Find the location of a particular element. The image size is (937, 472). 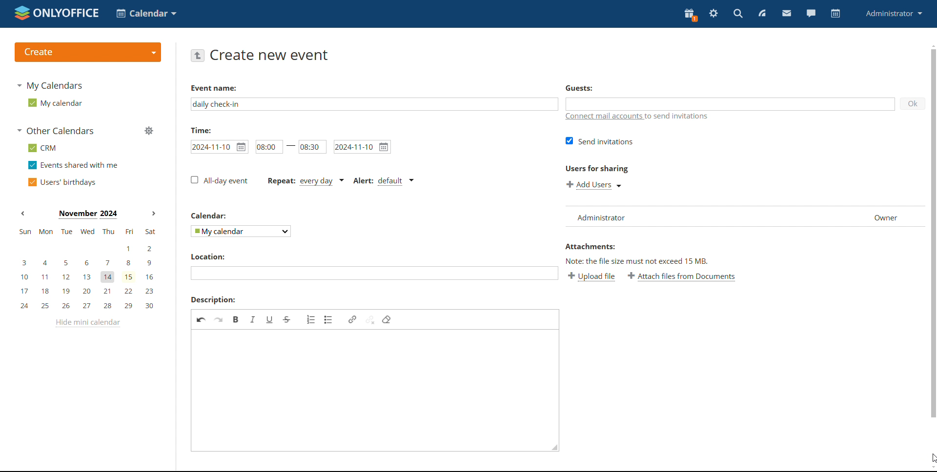

location: is located at coordinates (219, 256).